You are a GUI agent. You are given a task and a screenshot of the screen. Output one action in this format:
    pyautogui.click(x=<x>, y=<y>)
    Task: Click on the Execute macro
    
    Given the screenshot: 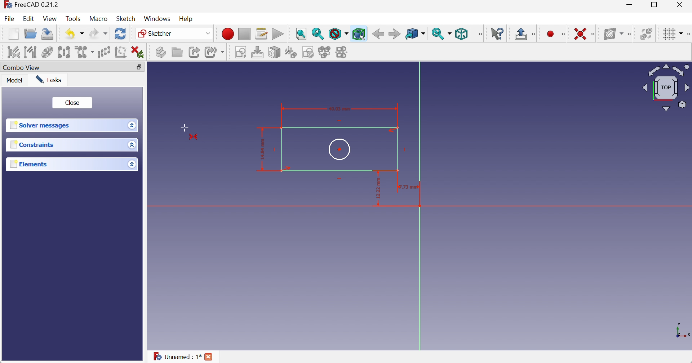 What is the action you would take?
    pyautogui.click(x=277, y=34)
    